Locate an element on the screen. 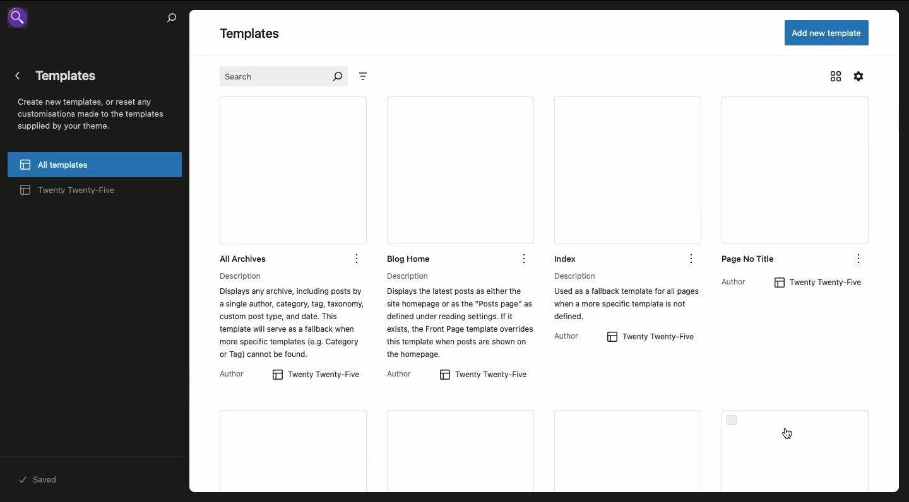 The height and width of the screenshot is (502, 909). Description Used as a fallback template for all pages‘ when a more specific template is not defined. is located at coordinates (625, 295).